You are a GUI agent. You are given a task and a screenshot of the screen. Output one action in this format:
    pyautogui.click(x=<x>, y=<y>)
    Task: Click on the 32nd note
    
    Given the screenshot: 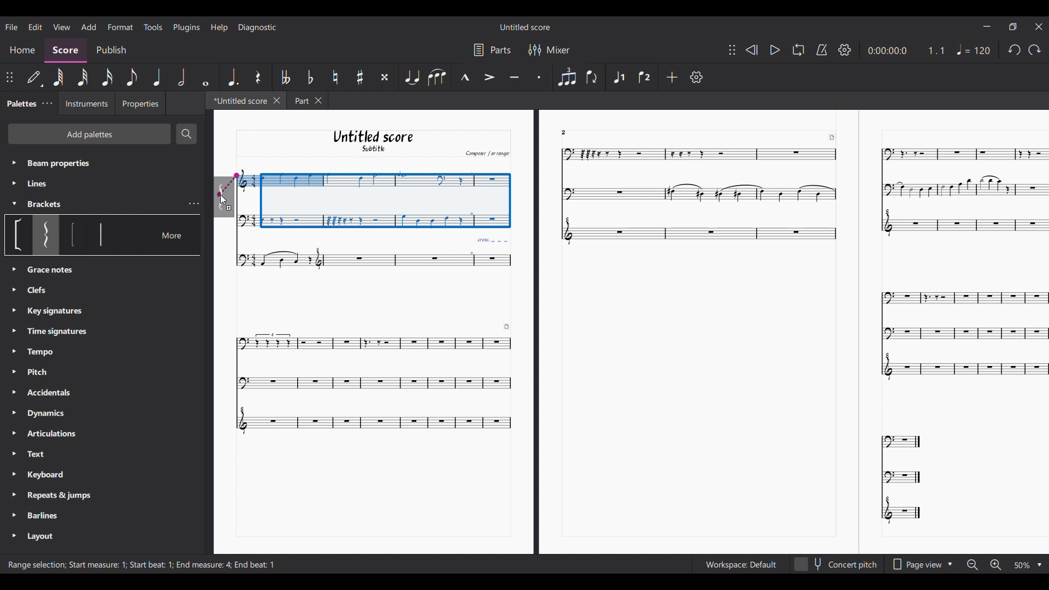 What is the action you would take?
    pyautogui.click(x=84, y=77)
    